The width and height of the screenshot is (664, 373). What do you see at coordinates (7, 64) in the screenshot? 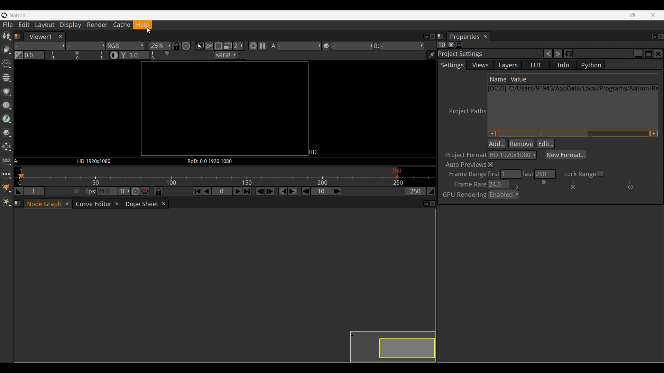
I see `Time options` at bounding box center [7, 64].